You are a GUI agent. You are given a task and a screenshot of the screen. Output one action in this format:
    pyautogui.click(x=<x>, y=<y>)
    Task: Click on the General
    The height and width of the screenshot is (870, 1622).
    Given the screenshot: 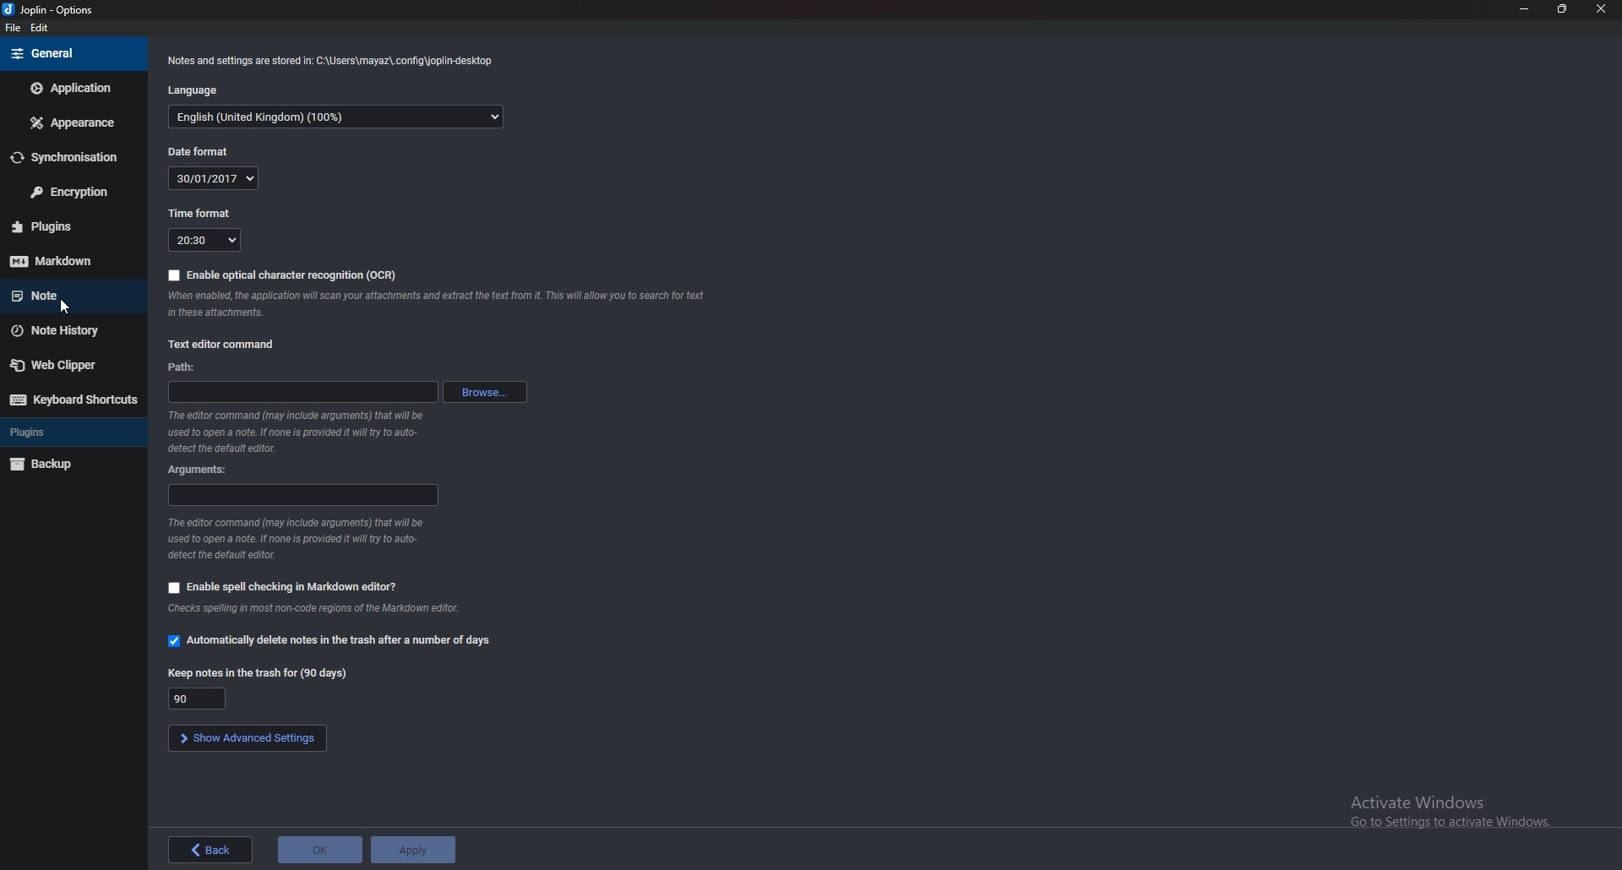 What is the action you would take?
    pyautogui.click(x=68, y=53)
    